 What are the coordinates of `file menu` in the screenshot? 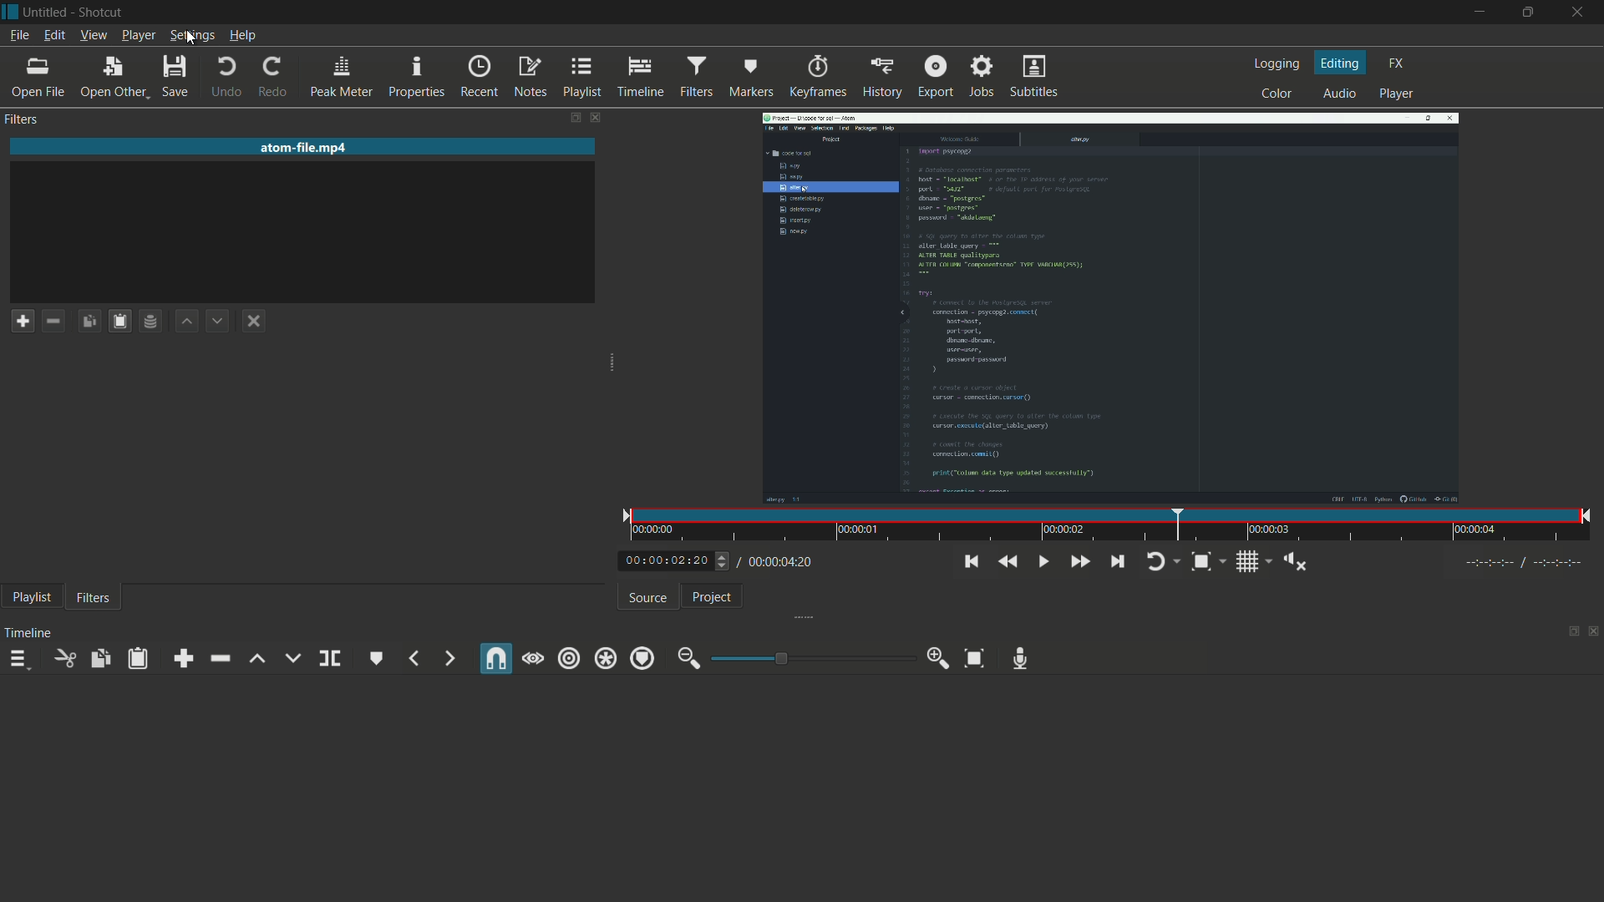 It's located at (19, 36).